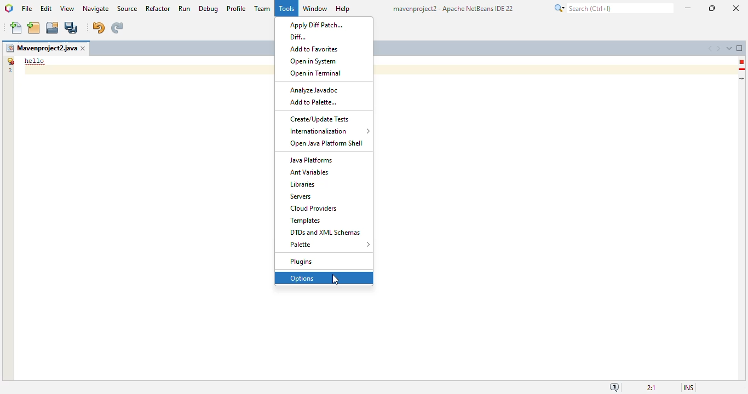 The width and height of the screenshot is (748, 394). What do you see at coordinates (9, 8) in the screenshot?
I see `logo` at bounding box center [9, 8].